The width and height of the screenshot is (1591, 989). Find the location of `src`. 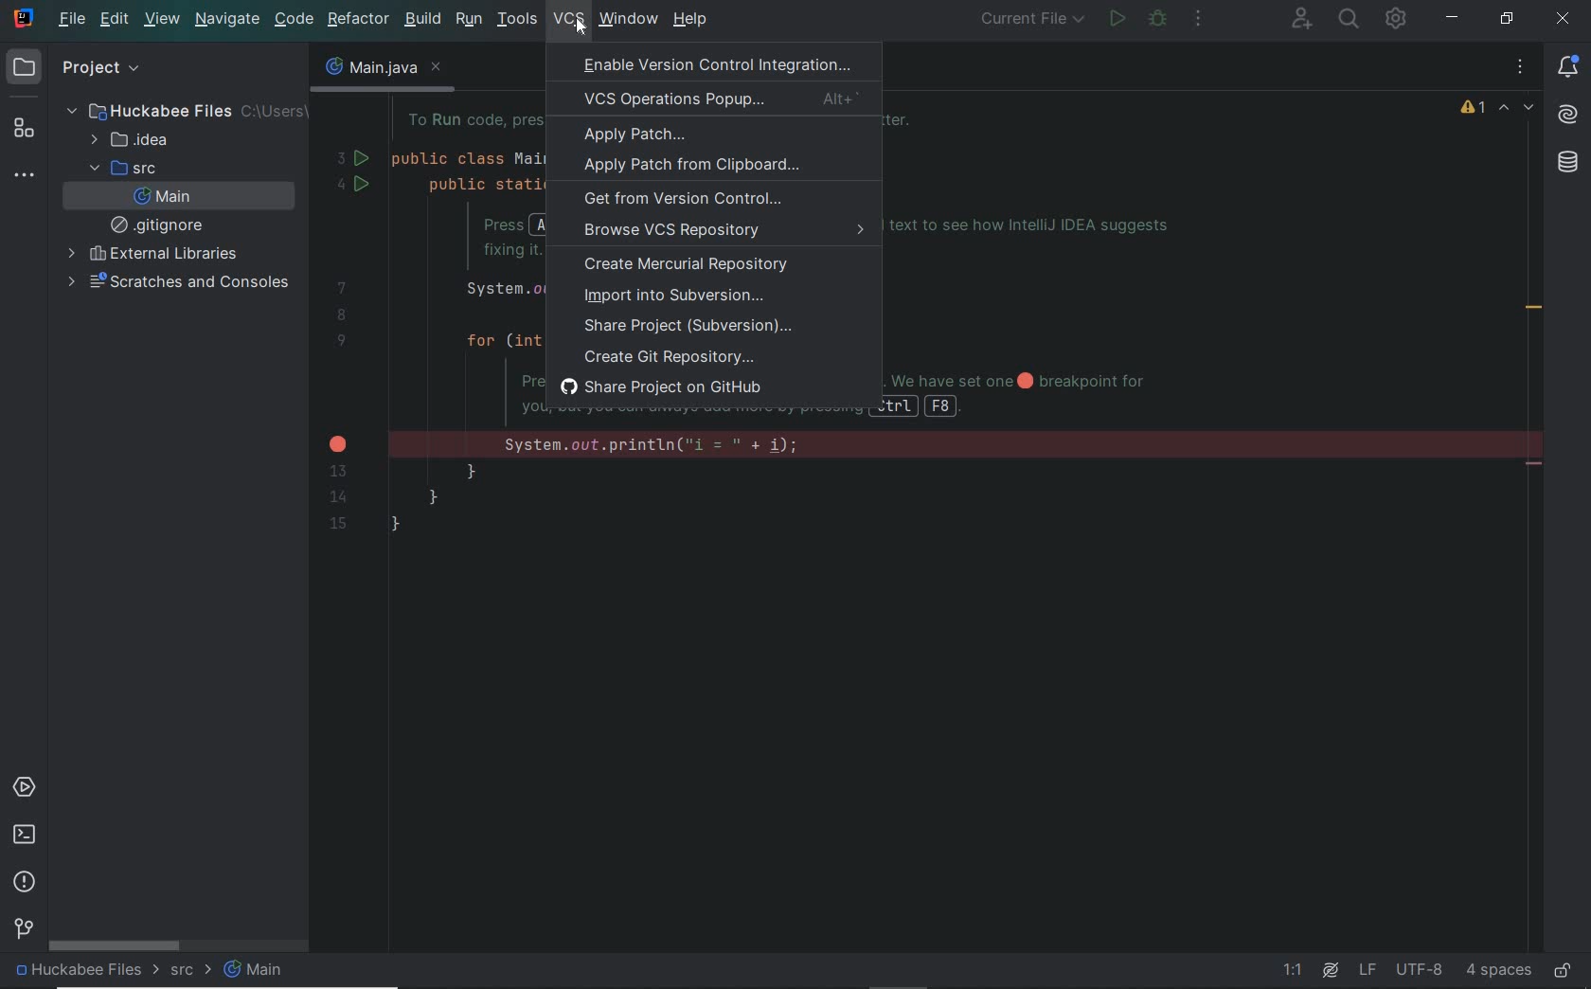

src is located at coordinates (120, 168).